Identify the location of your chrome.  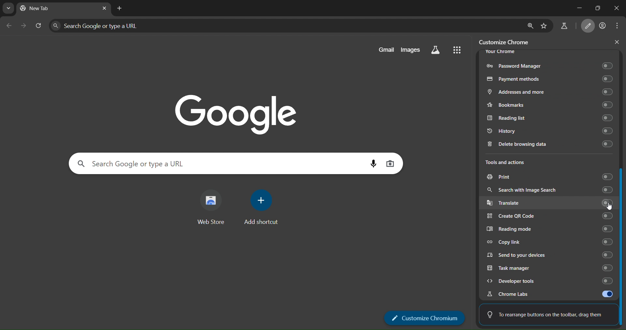
(501, 52).